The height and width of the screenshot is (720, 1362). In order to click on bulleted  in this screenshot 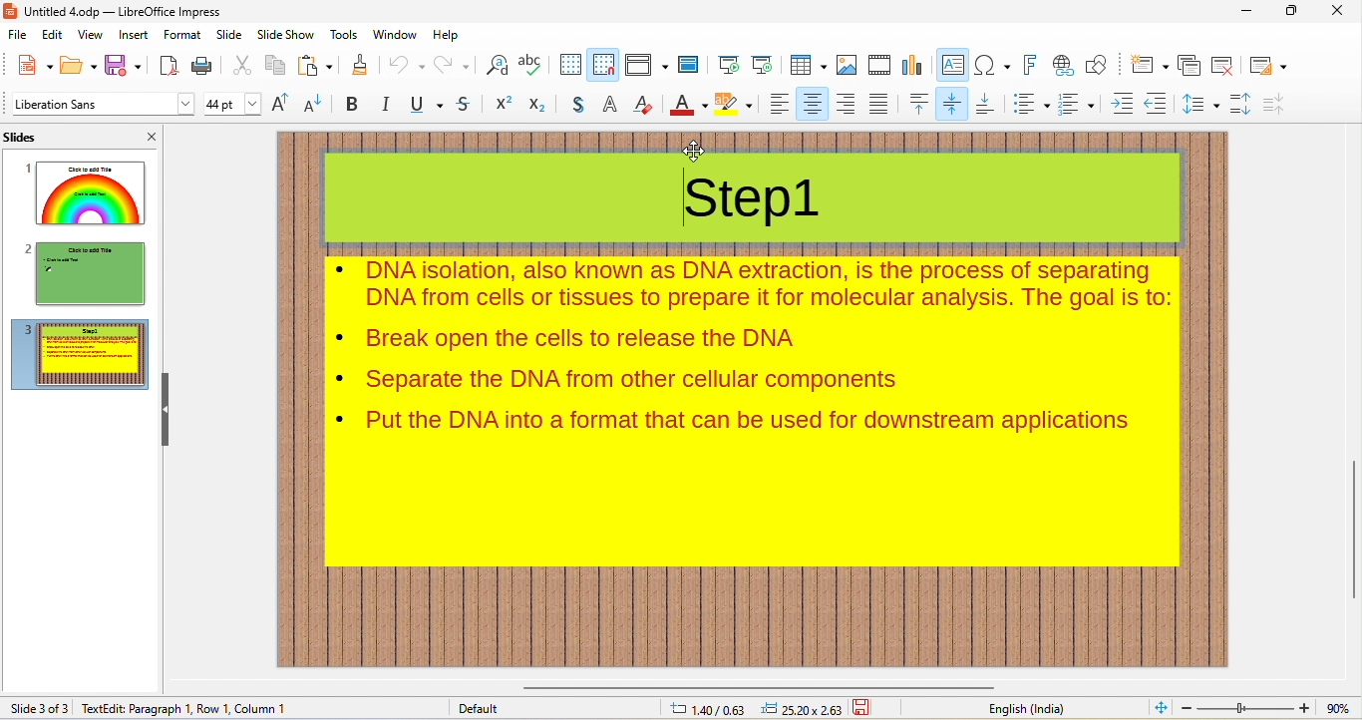, I will do `click(1029, 104)`.